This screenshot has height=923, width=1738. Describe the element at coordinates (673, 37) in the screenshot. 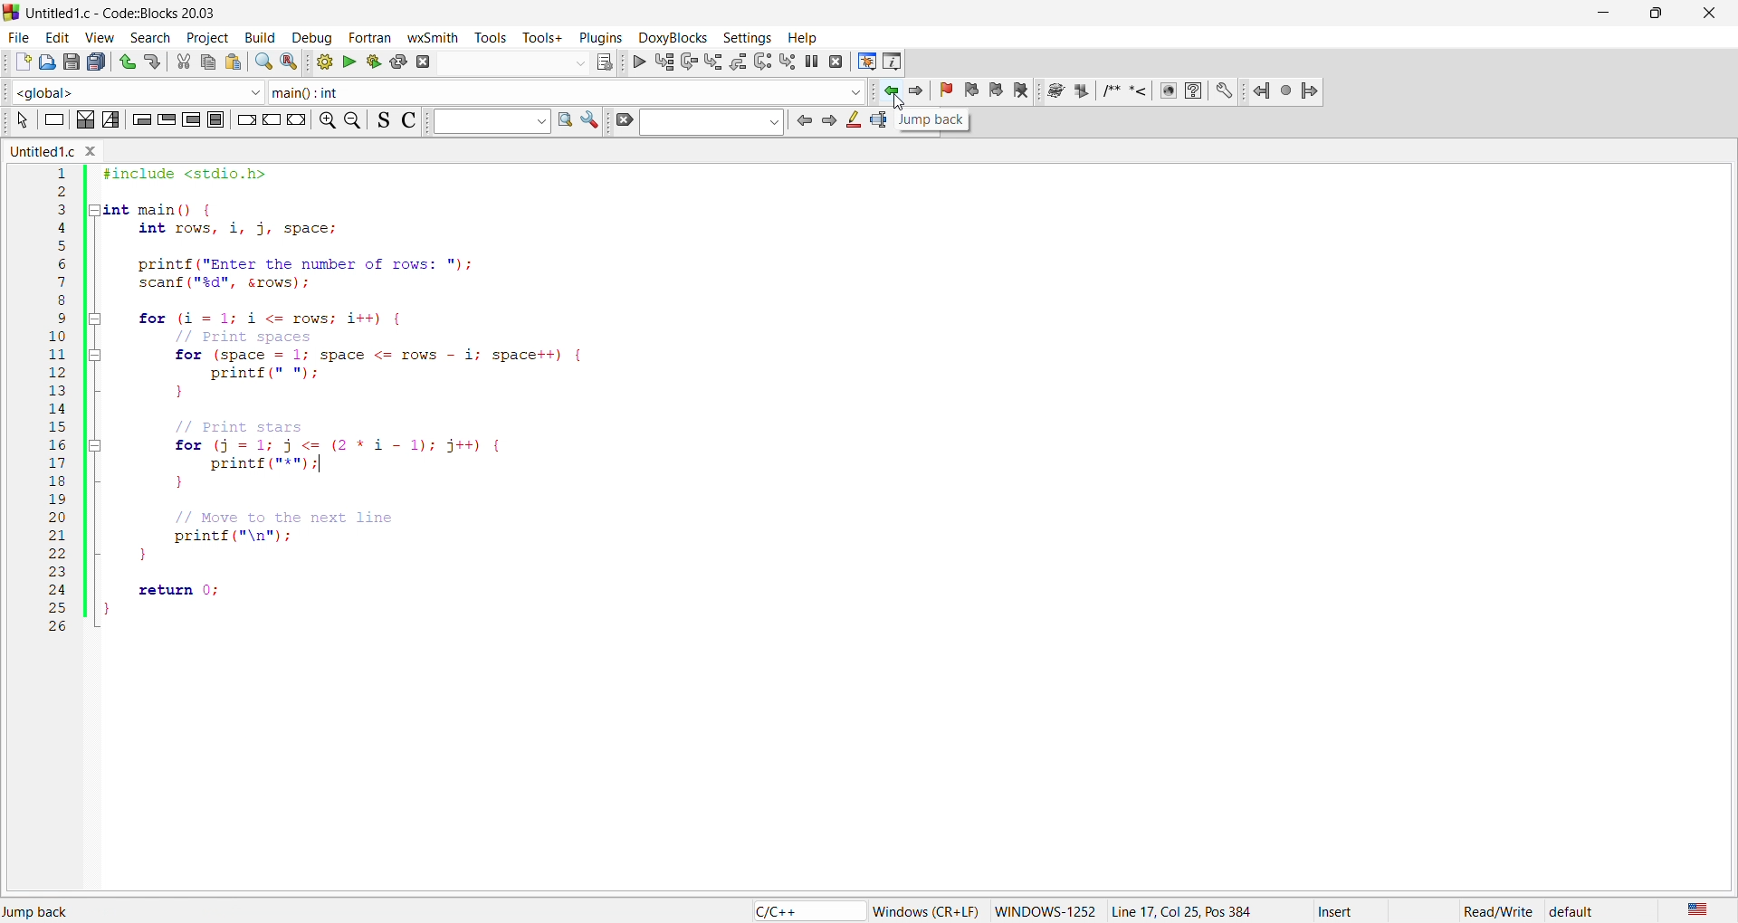

I see `doxyblocks` at that location.